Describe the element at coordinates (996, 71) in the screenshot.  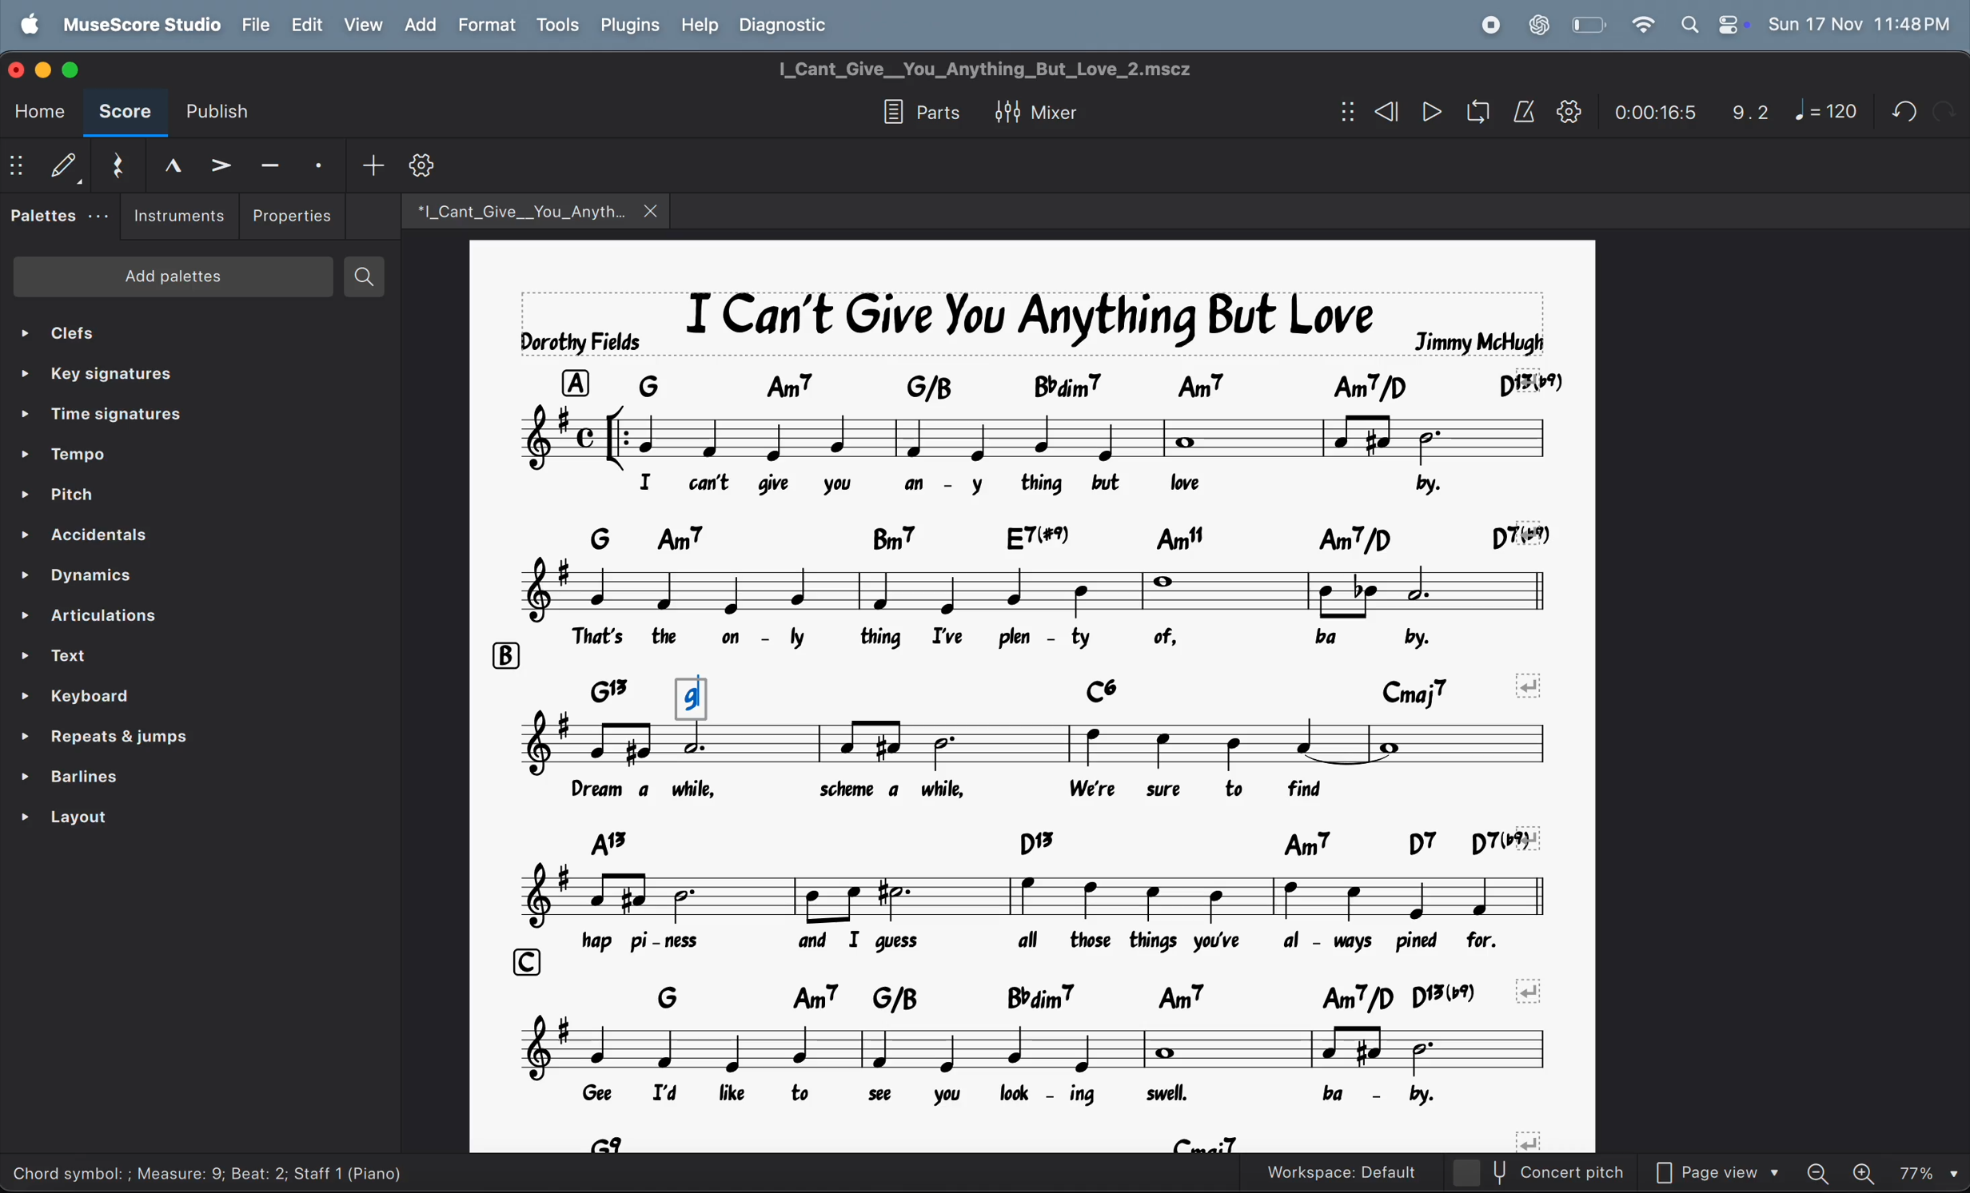
I see `title` at that location.